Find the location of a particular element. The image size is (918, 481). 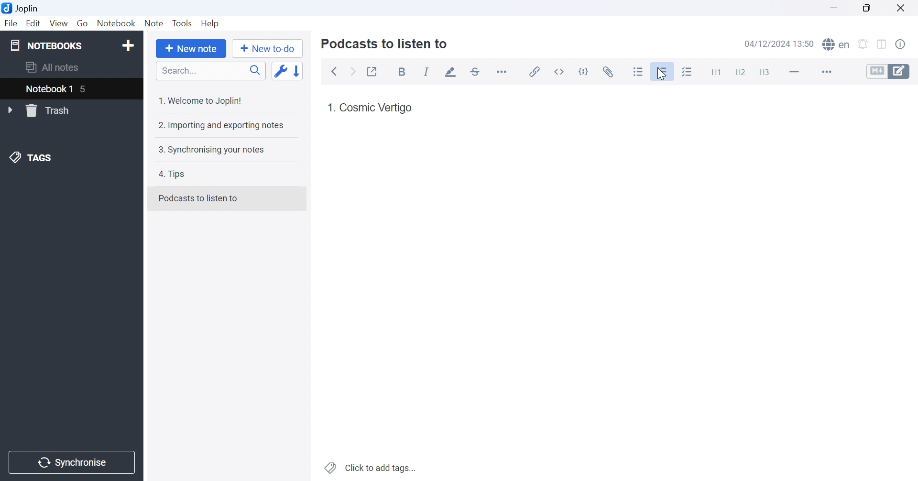

Podcasts to listen to is located at coordinates (386, 45).